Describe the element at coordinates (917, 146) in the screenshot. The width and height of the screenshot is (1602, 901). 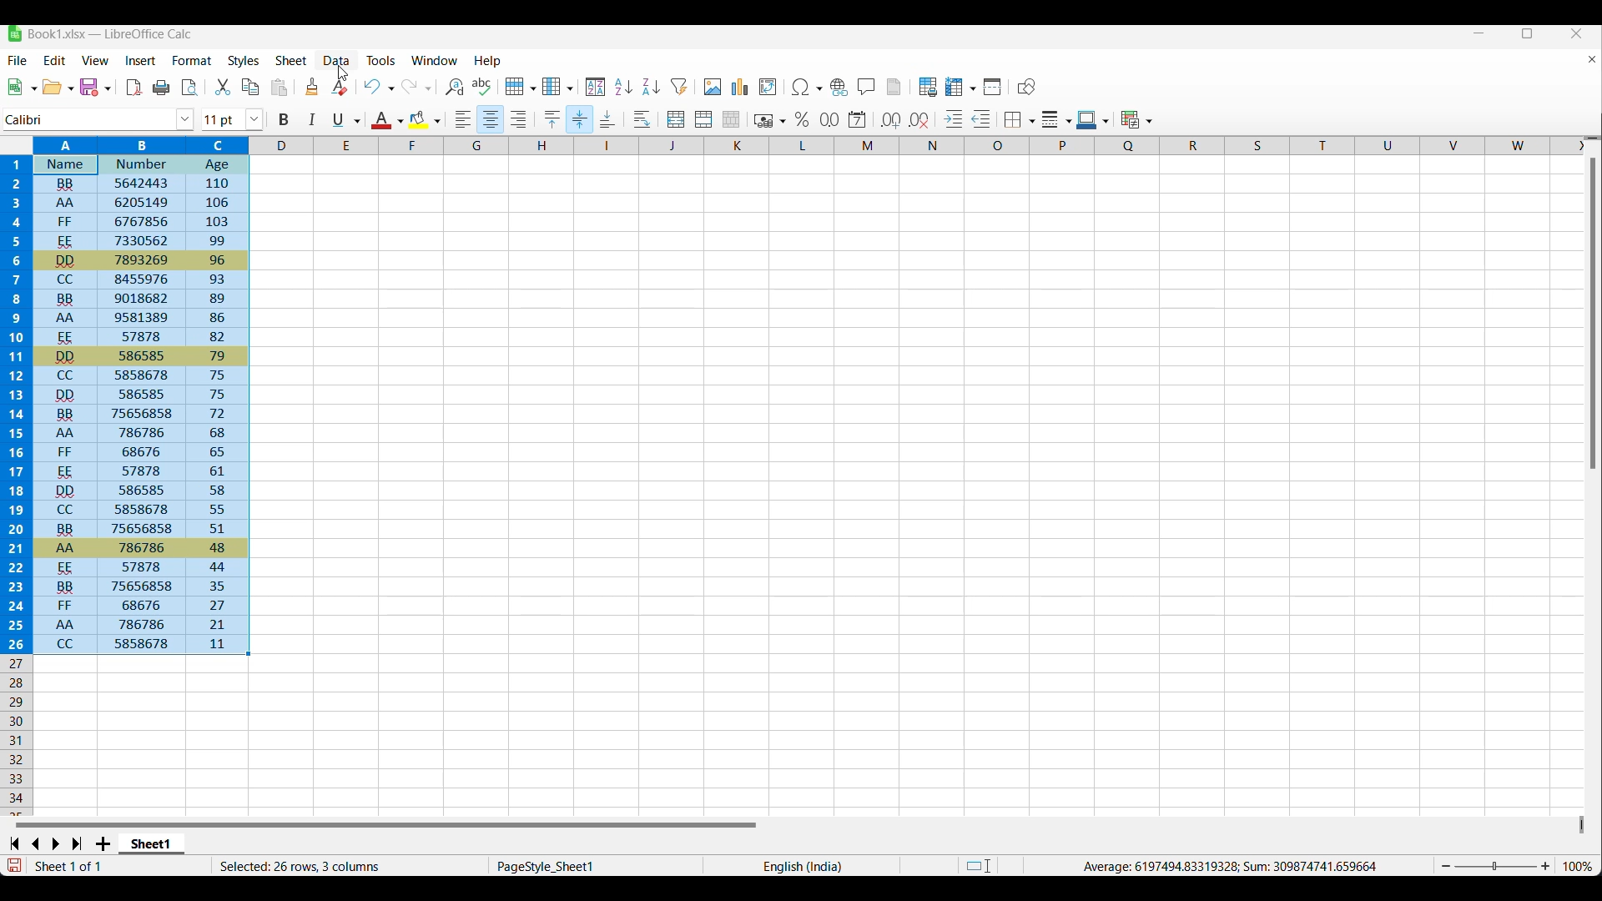
I see `Columns marker` at that location.